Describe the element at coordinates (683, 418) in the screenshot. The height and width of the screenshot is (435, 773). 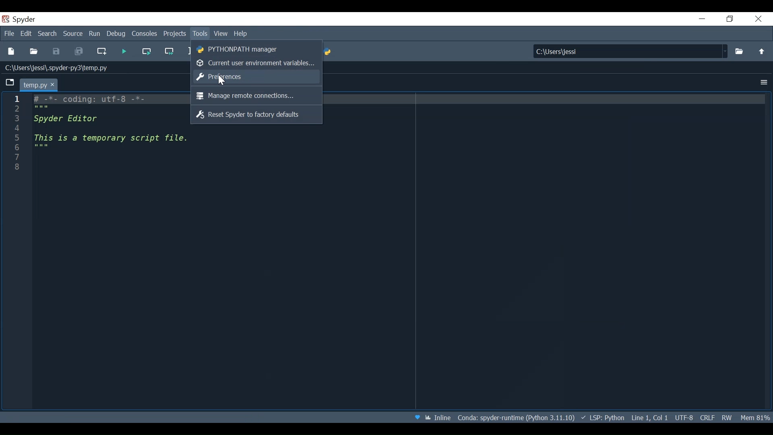
I see `File Encoding` at that location.